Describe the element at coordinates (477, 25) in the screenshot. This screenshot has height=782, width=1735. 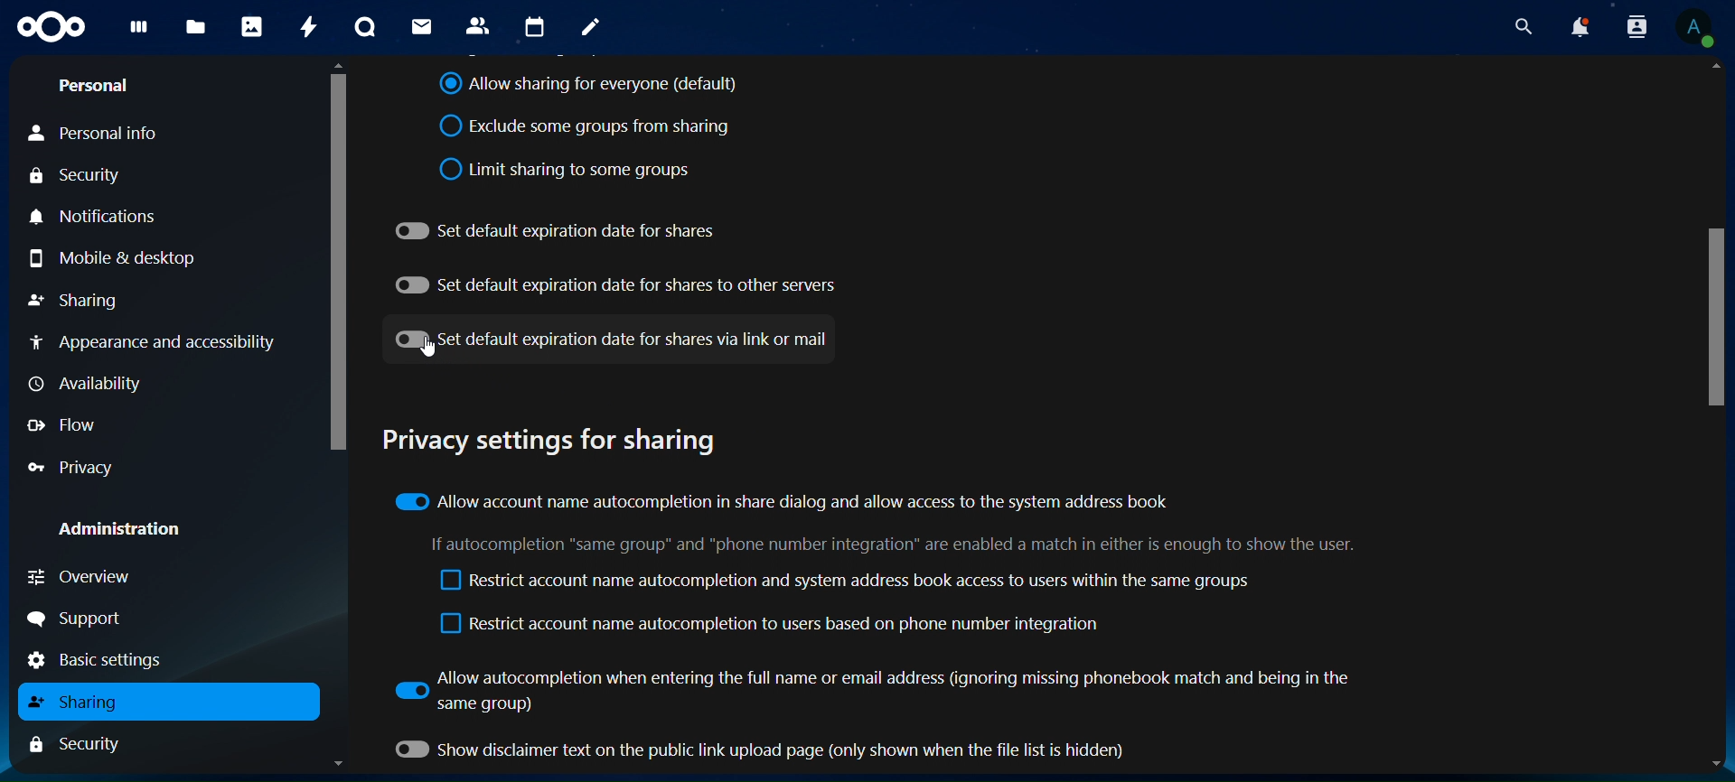
I see `contacts` at that location.